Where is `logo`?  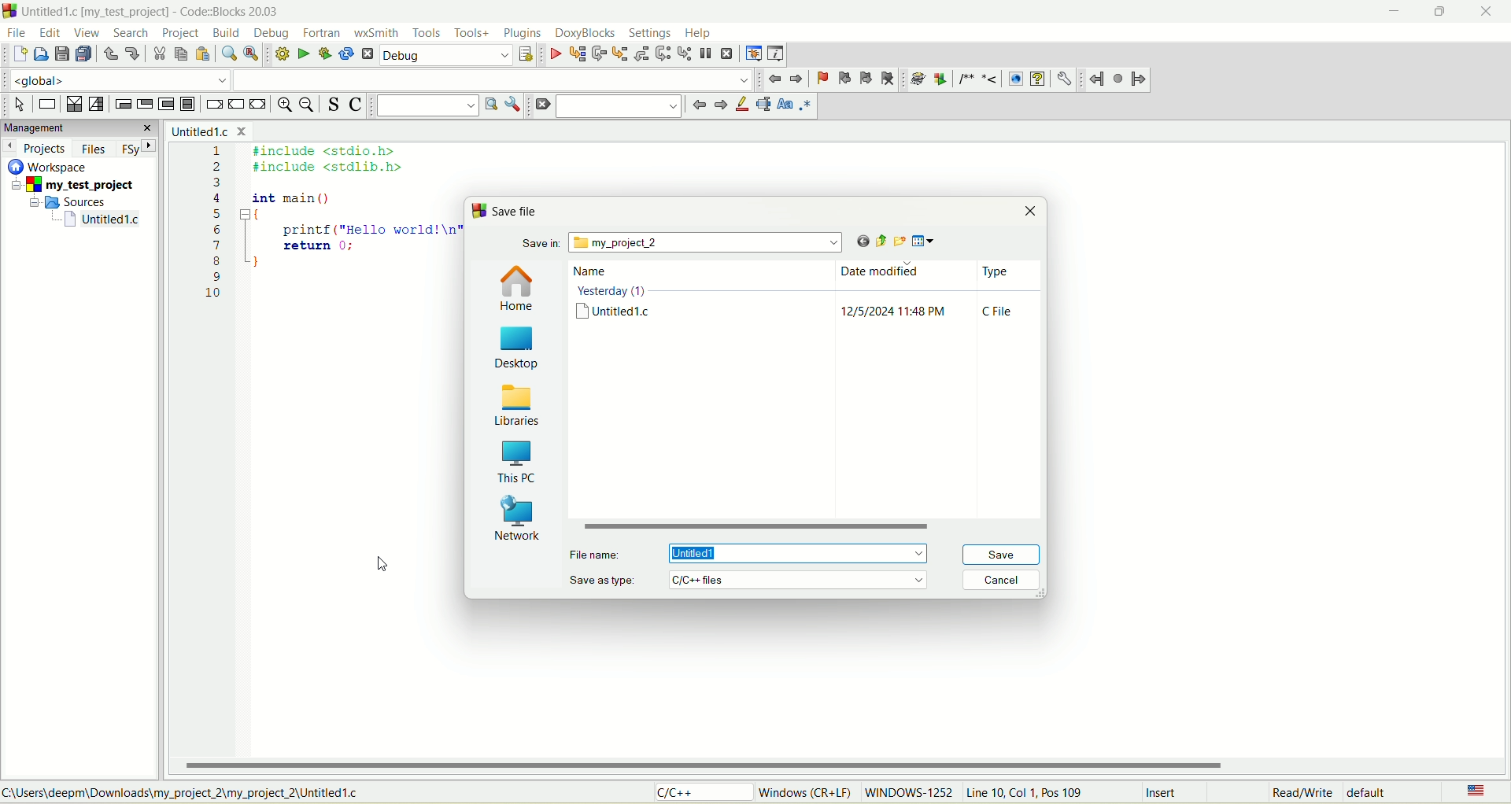 logo is located at coordinates (478, 211).